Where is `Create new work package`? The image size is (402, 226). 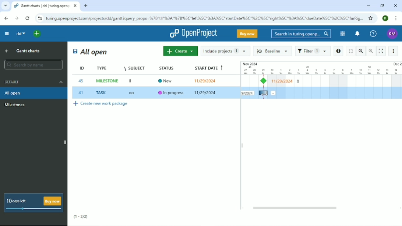 Create new work package is located at coordinates (100, 104).